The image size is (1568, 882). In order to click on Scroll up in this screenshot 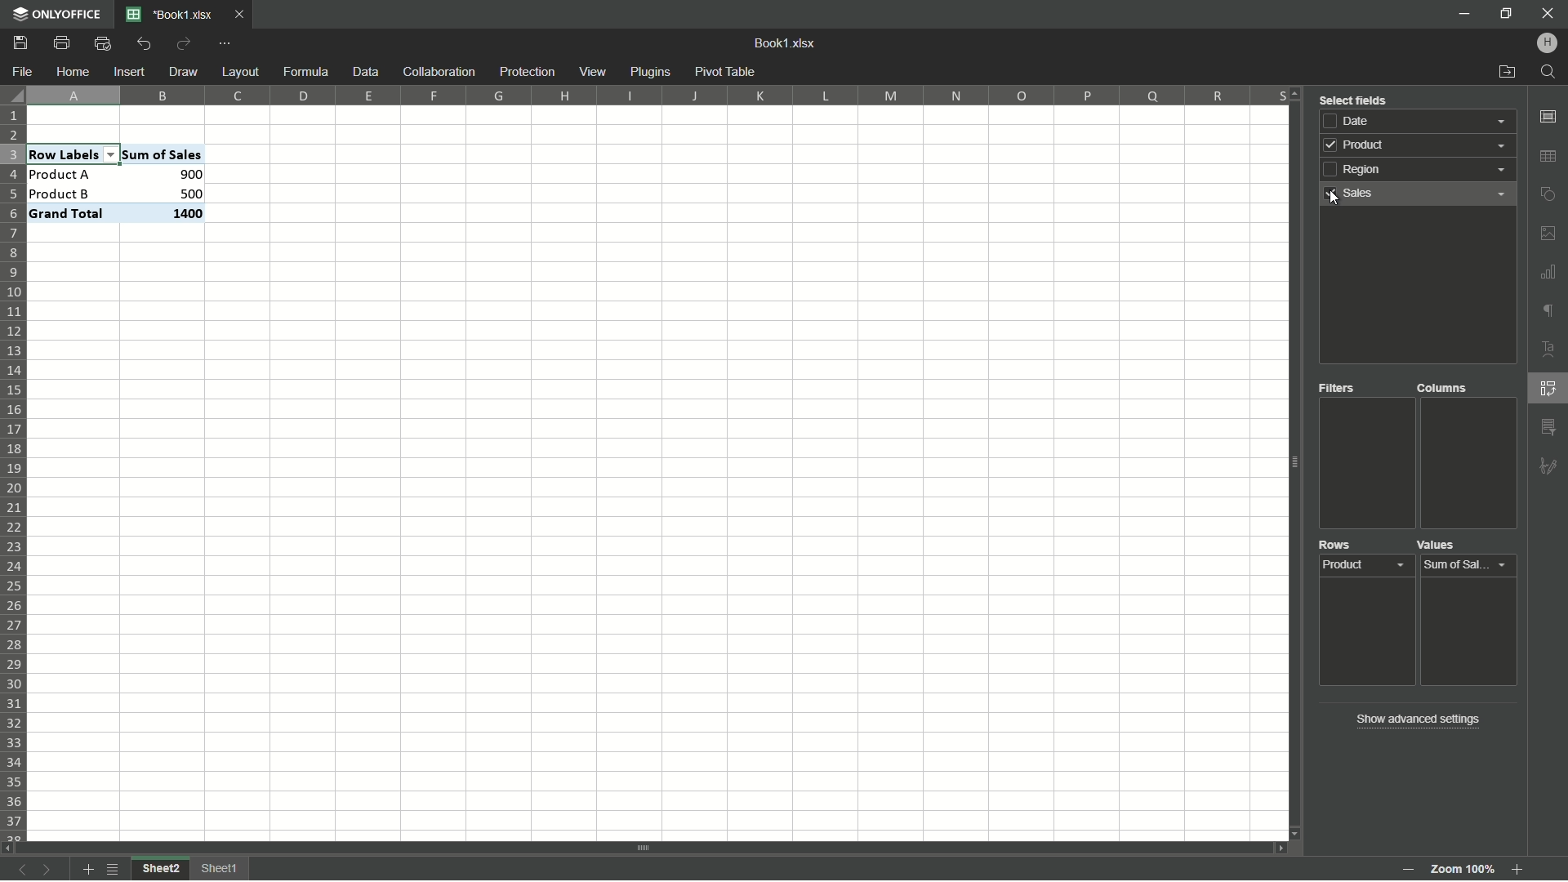, I will do `click(1296, 95)`.